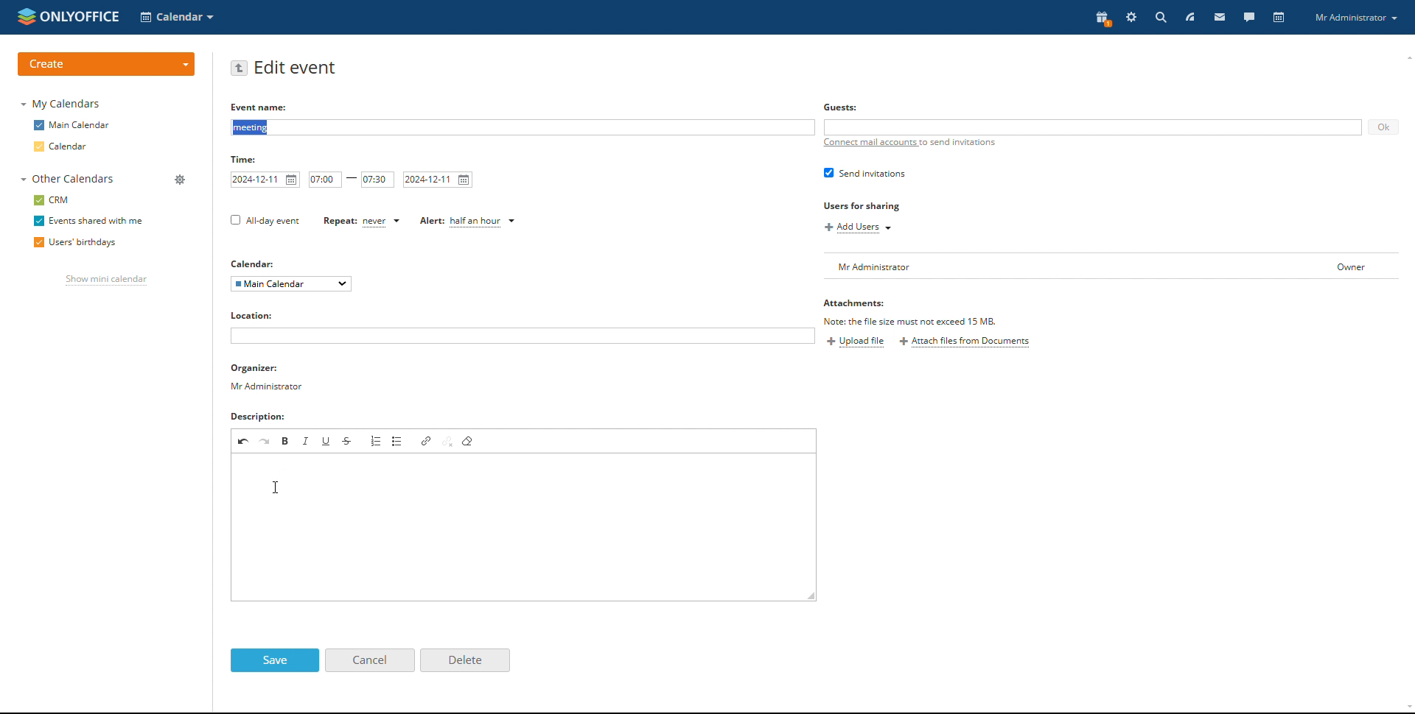 This screenshot has width=1415, height=714. Describe the element at coordinates (244, 159) in the screenshot. I see `Time:` at that location.